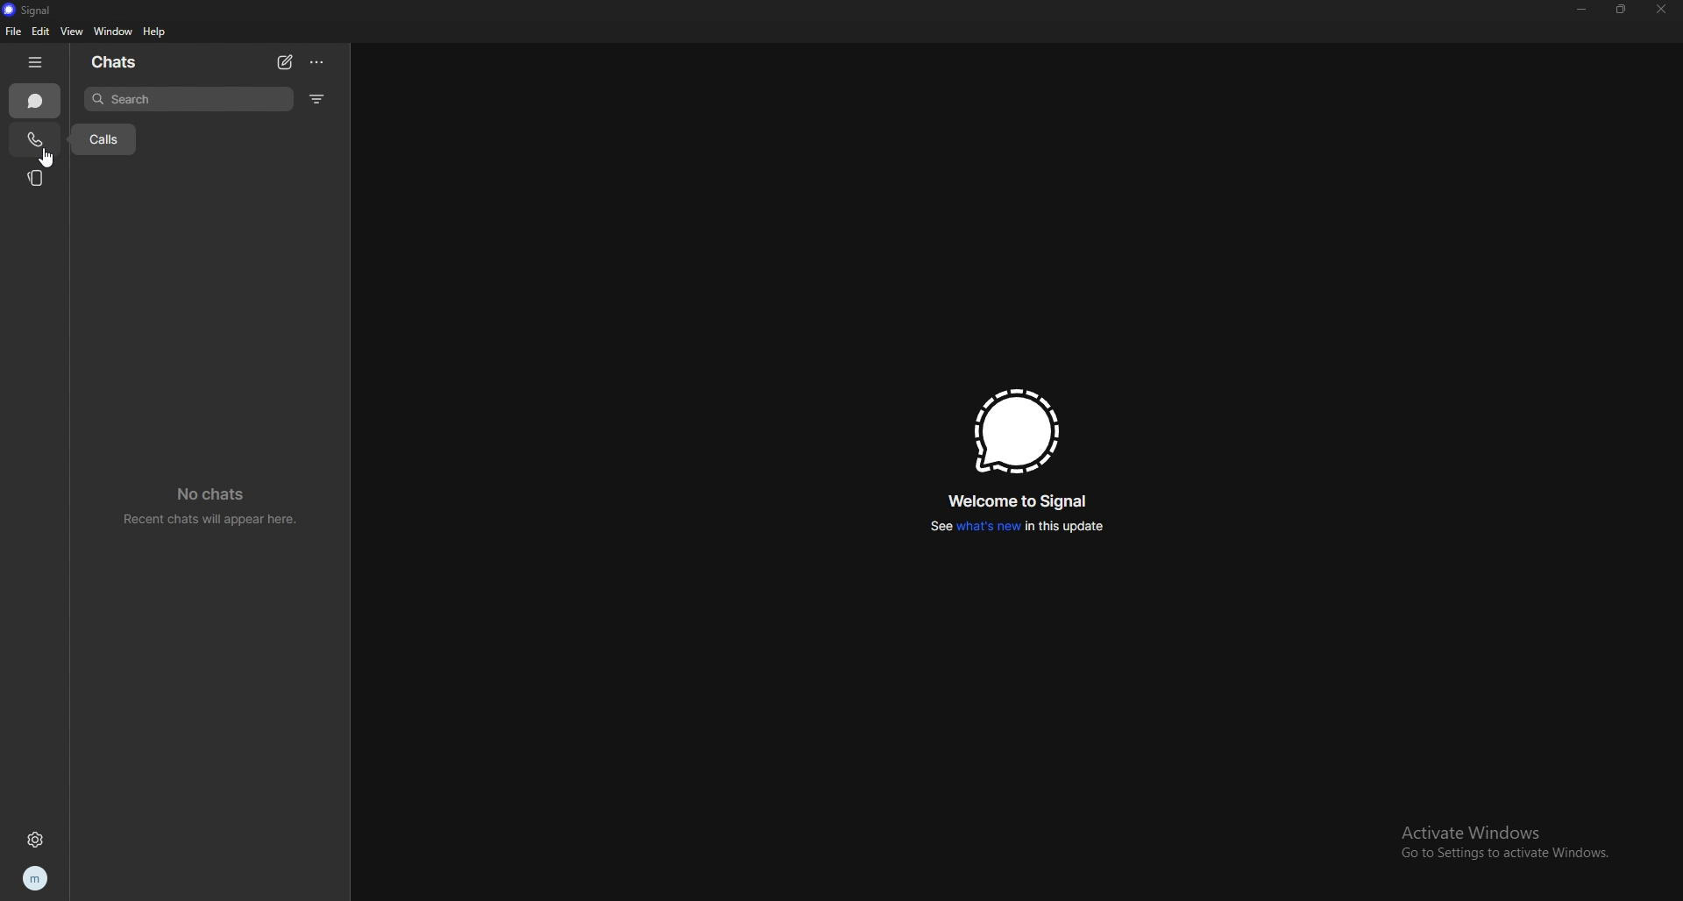 The image size is (1683, 901). What do you see at coordinates (188, 98) in the screenshot?
I see `search` at bounding box center [188, 98].